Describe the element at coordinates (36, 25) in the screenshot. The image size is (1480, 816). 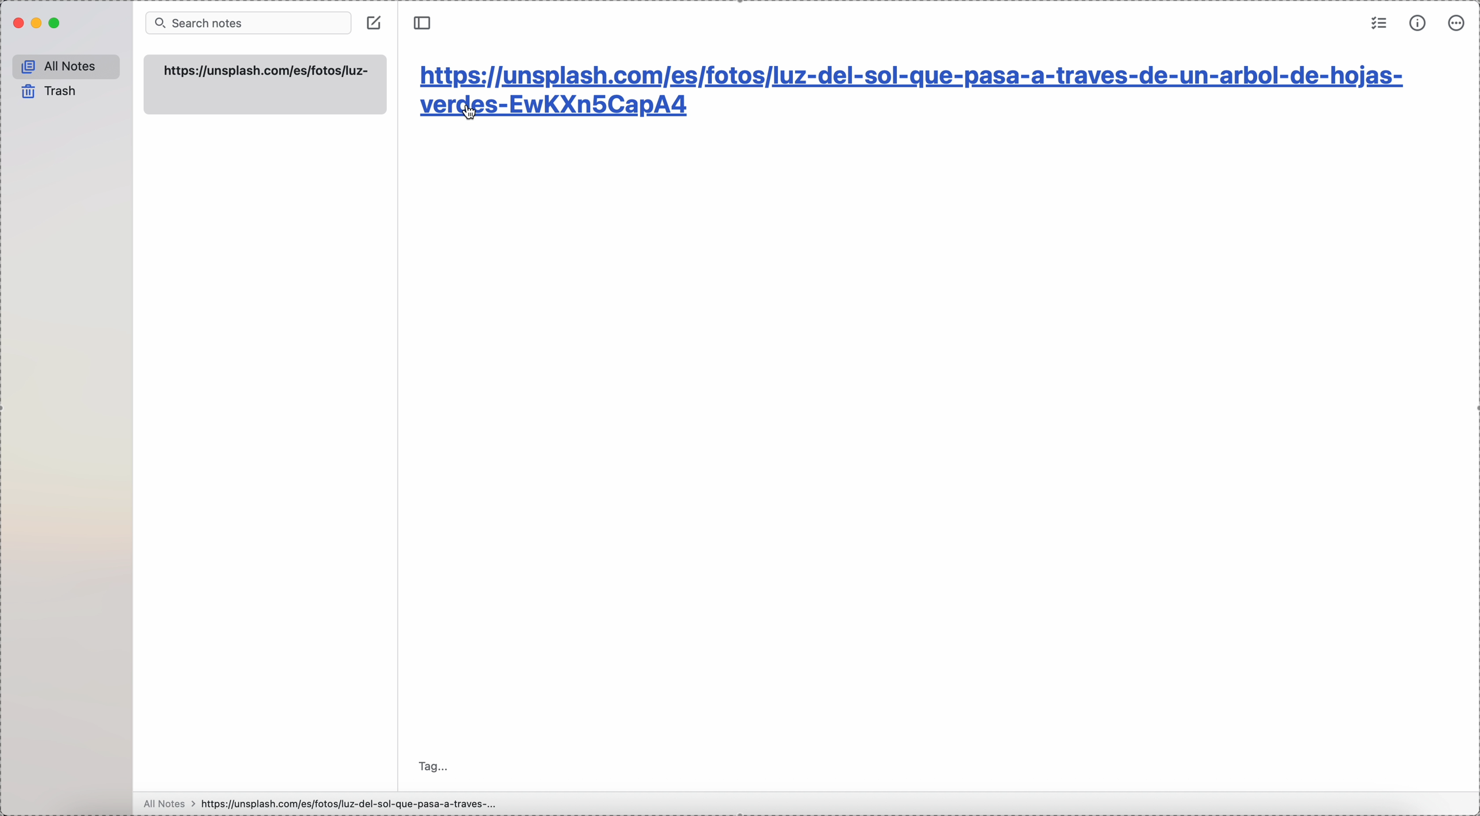
I see `minimize Simplenote` at that location.